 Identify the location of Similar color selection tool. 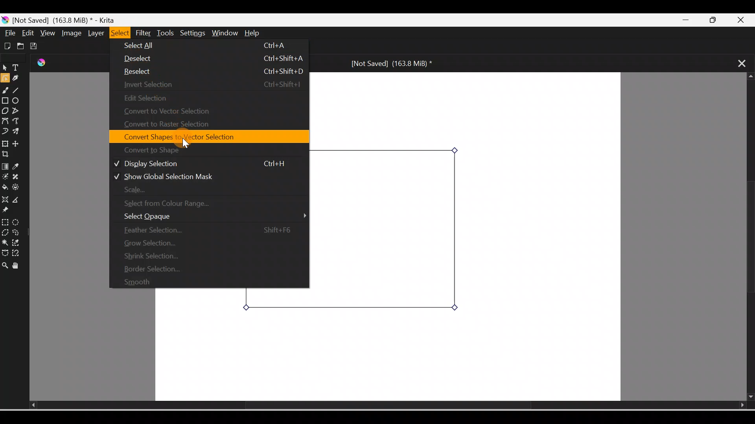
(17, 242).